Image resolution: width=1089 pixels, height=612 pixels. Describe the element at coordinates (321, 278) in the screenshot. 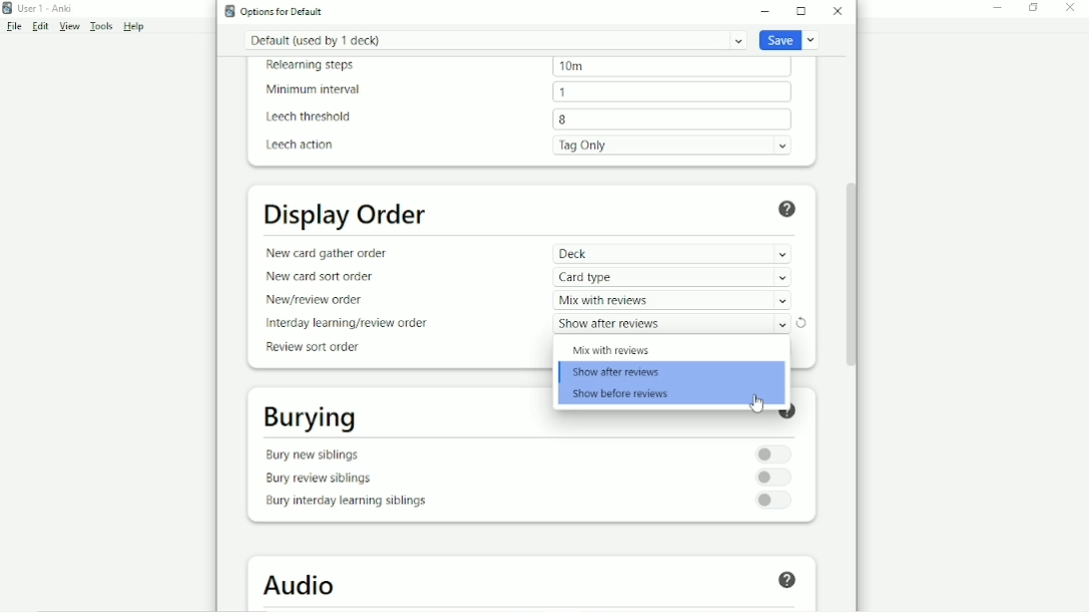

I see `New card sort order` at that location.